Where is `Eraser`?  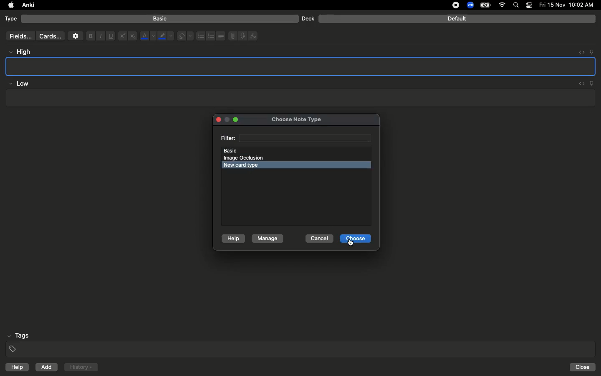
Eraser is located at coordinates (185, 36).